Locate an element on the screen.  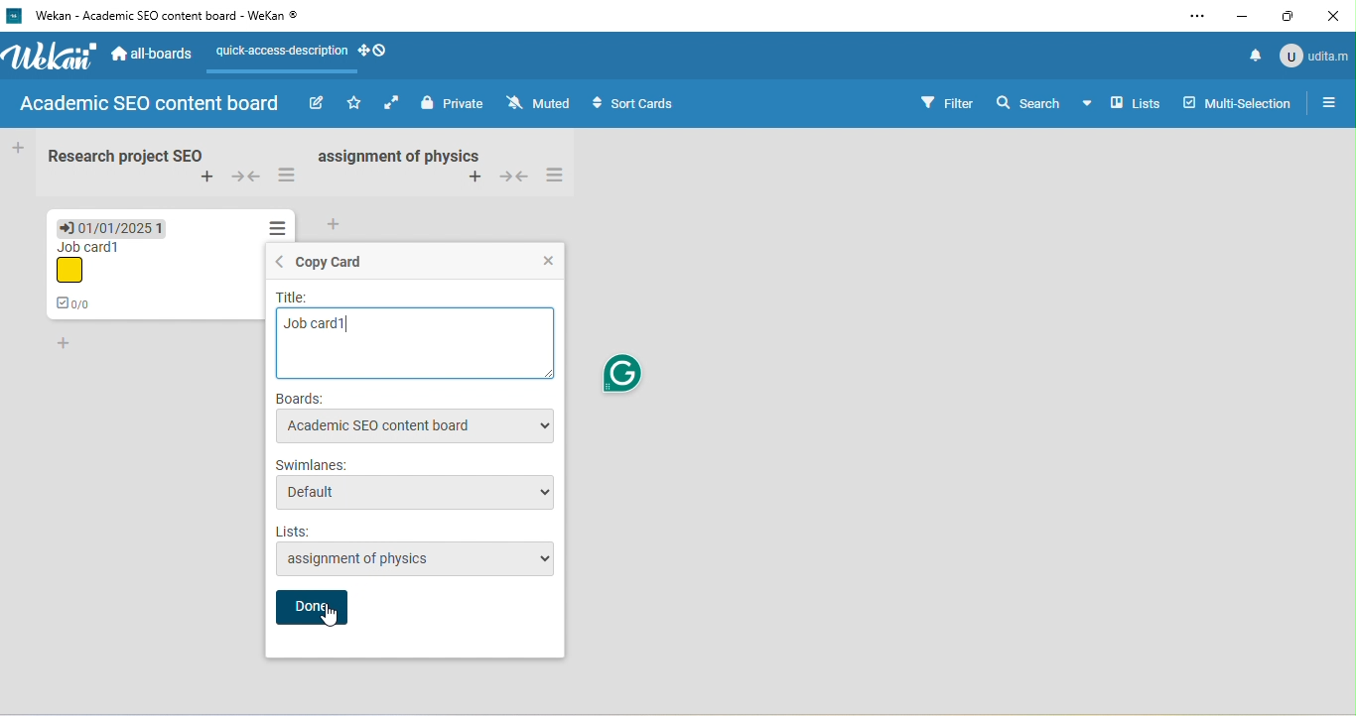
action is located at coordinates (270, 224).